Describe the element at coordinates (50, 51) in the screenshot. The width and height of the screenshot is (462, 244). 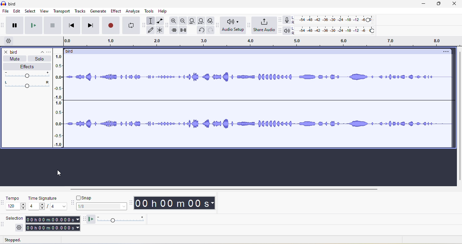
I see `open menu` at that location.